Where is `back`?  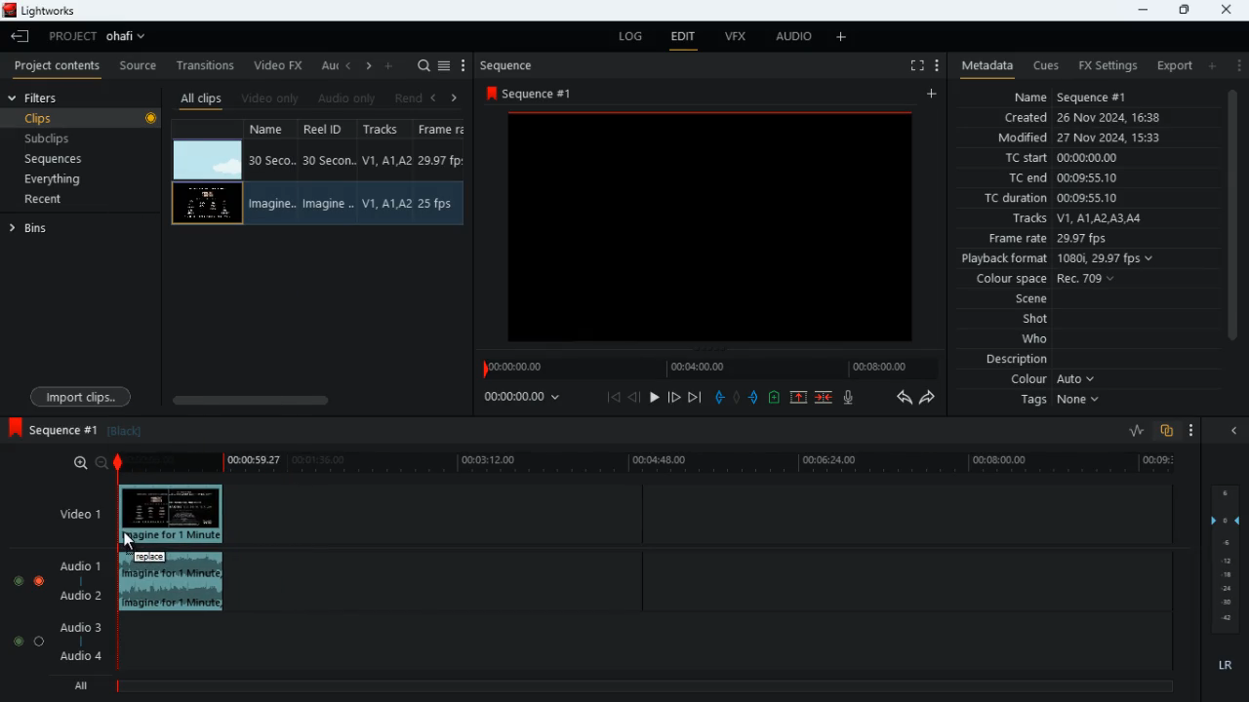
back is located at coordinates (20, 37).